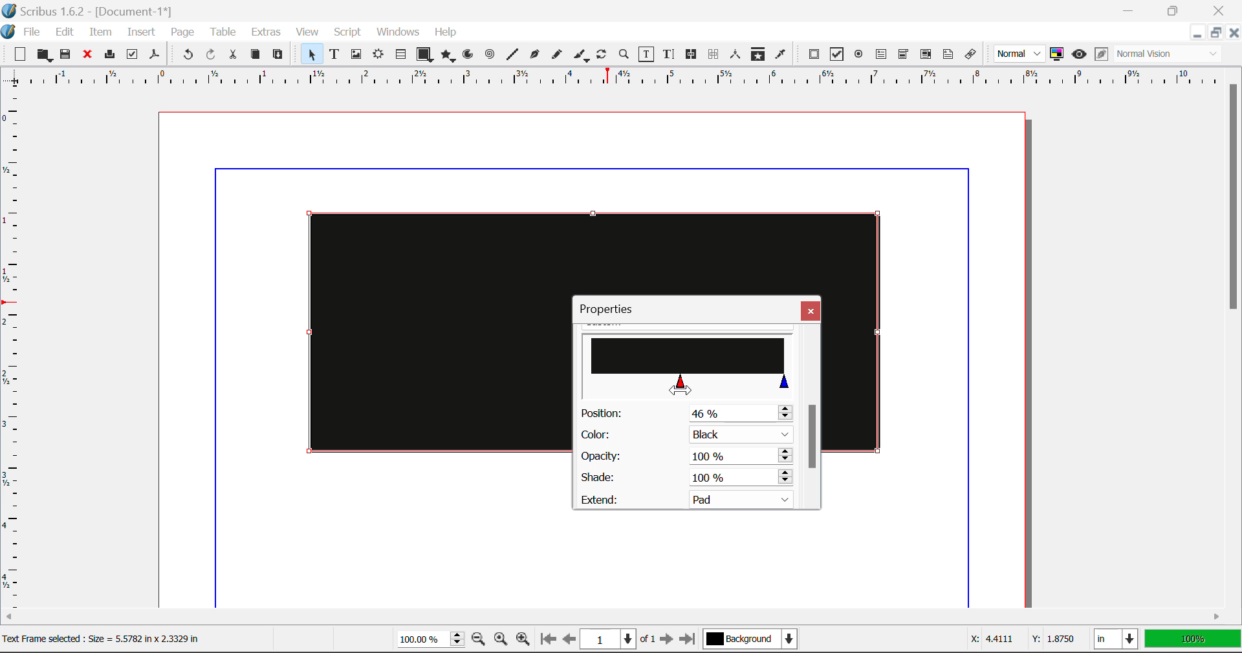  What do you see at coordinates (378, 56) in the screenshot?
I see `Render Frame` at bounding box center [378, 56].